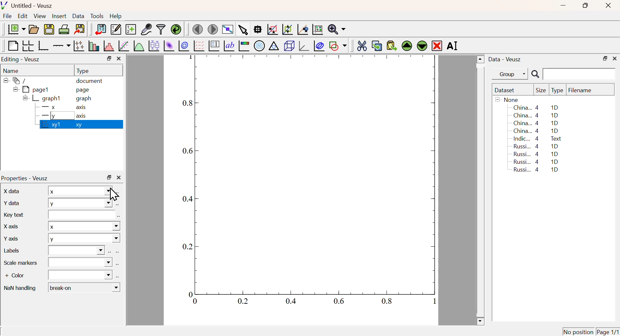  Describe the element at coordinates (33, 29) in the screenshot. I see `Open a document` at that location.